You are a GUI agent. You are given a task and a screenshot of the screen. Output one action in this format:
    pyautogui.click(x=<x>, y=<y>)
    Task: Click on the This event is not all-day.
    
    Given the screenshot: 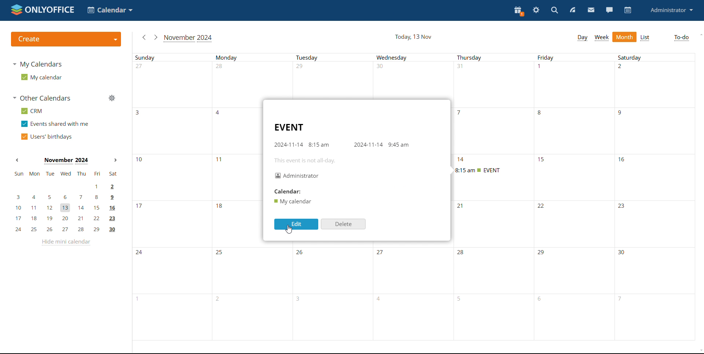 What is the action you would take?
    pyautogui.click(x=314, y=161)
    